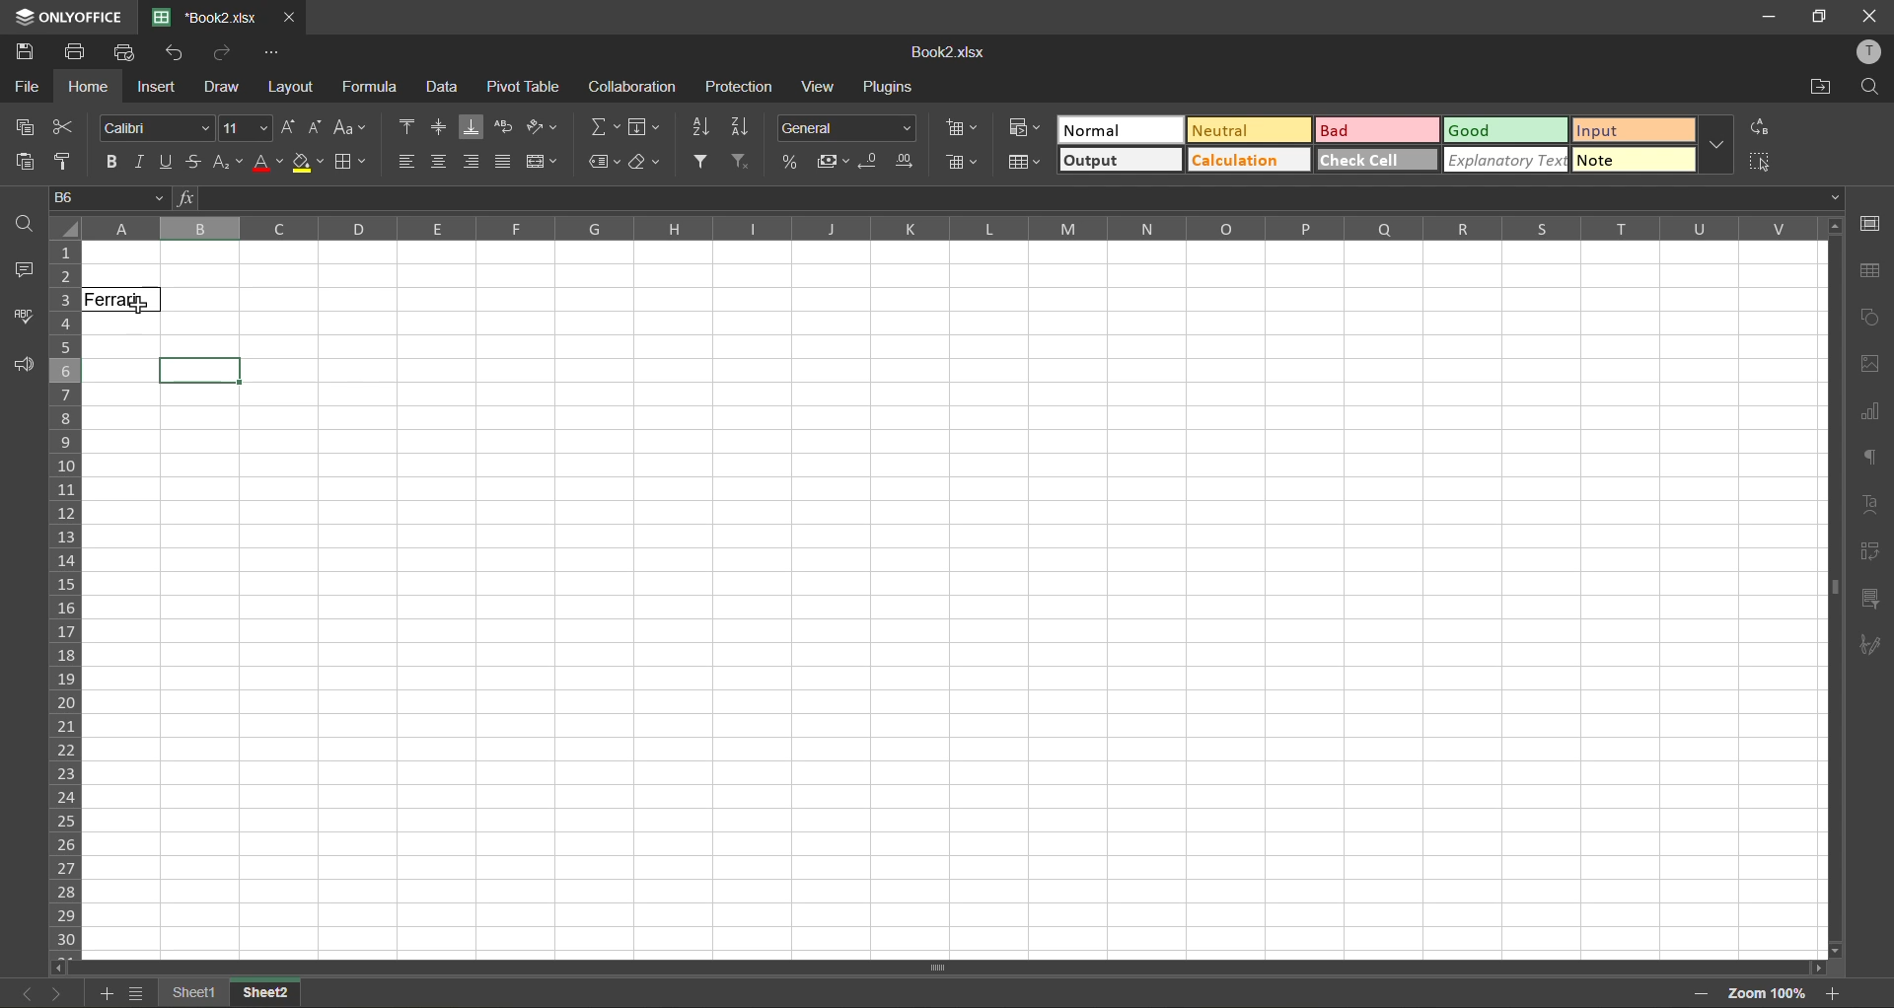 Image resolution: width=1894 pixels, height=1008 pixels. What do you see at coordinates (473, 127) in the screenshot?
I see `align bottom` at bounding box center [473, 127].